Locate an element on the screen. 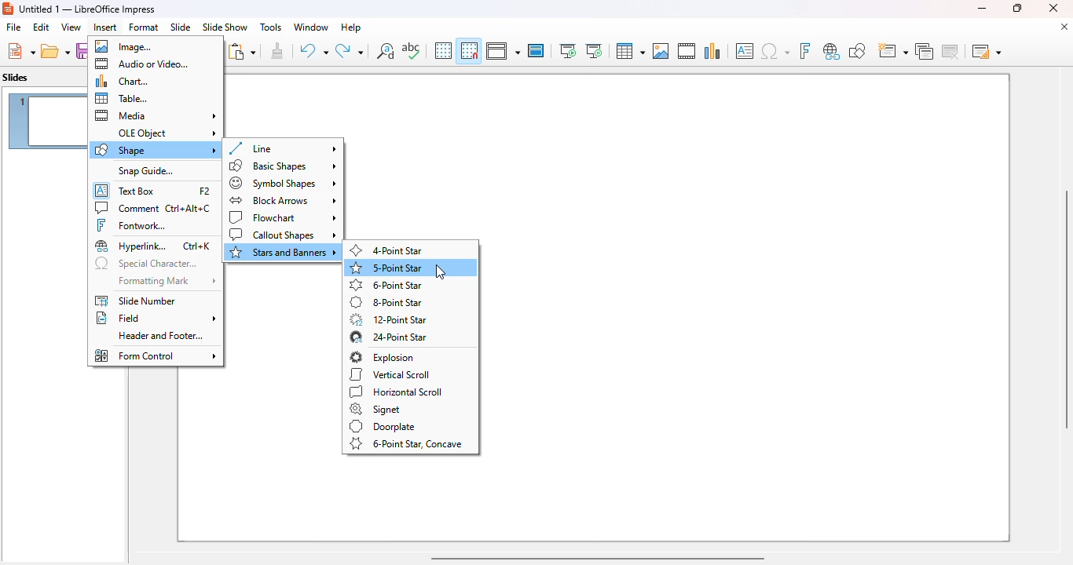 This screenshot has width=1073, height=565. edit is located at coordinates (41, 27).